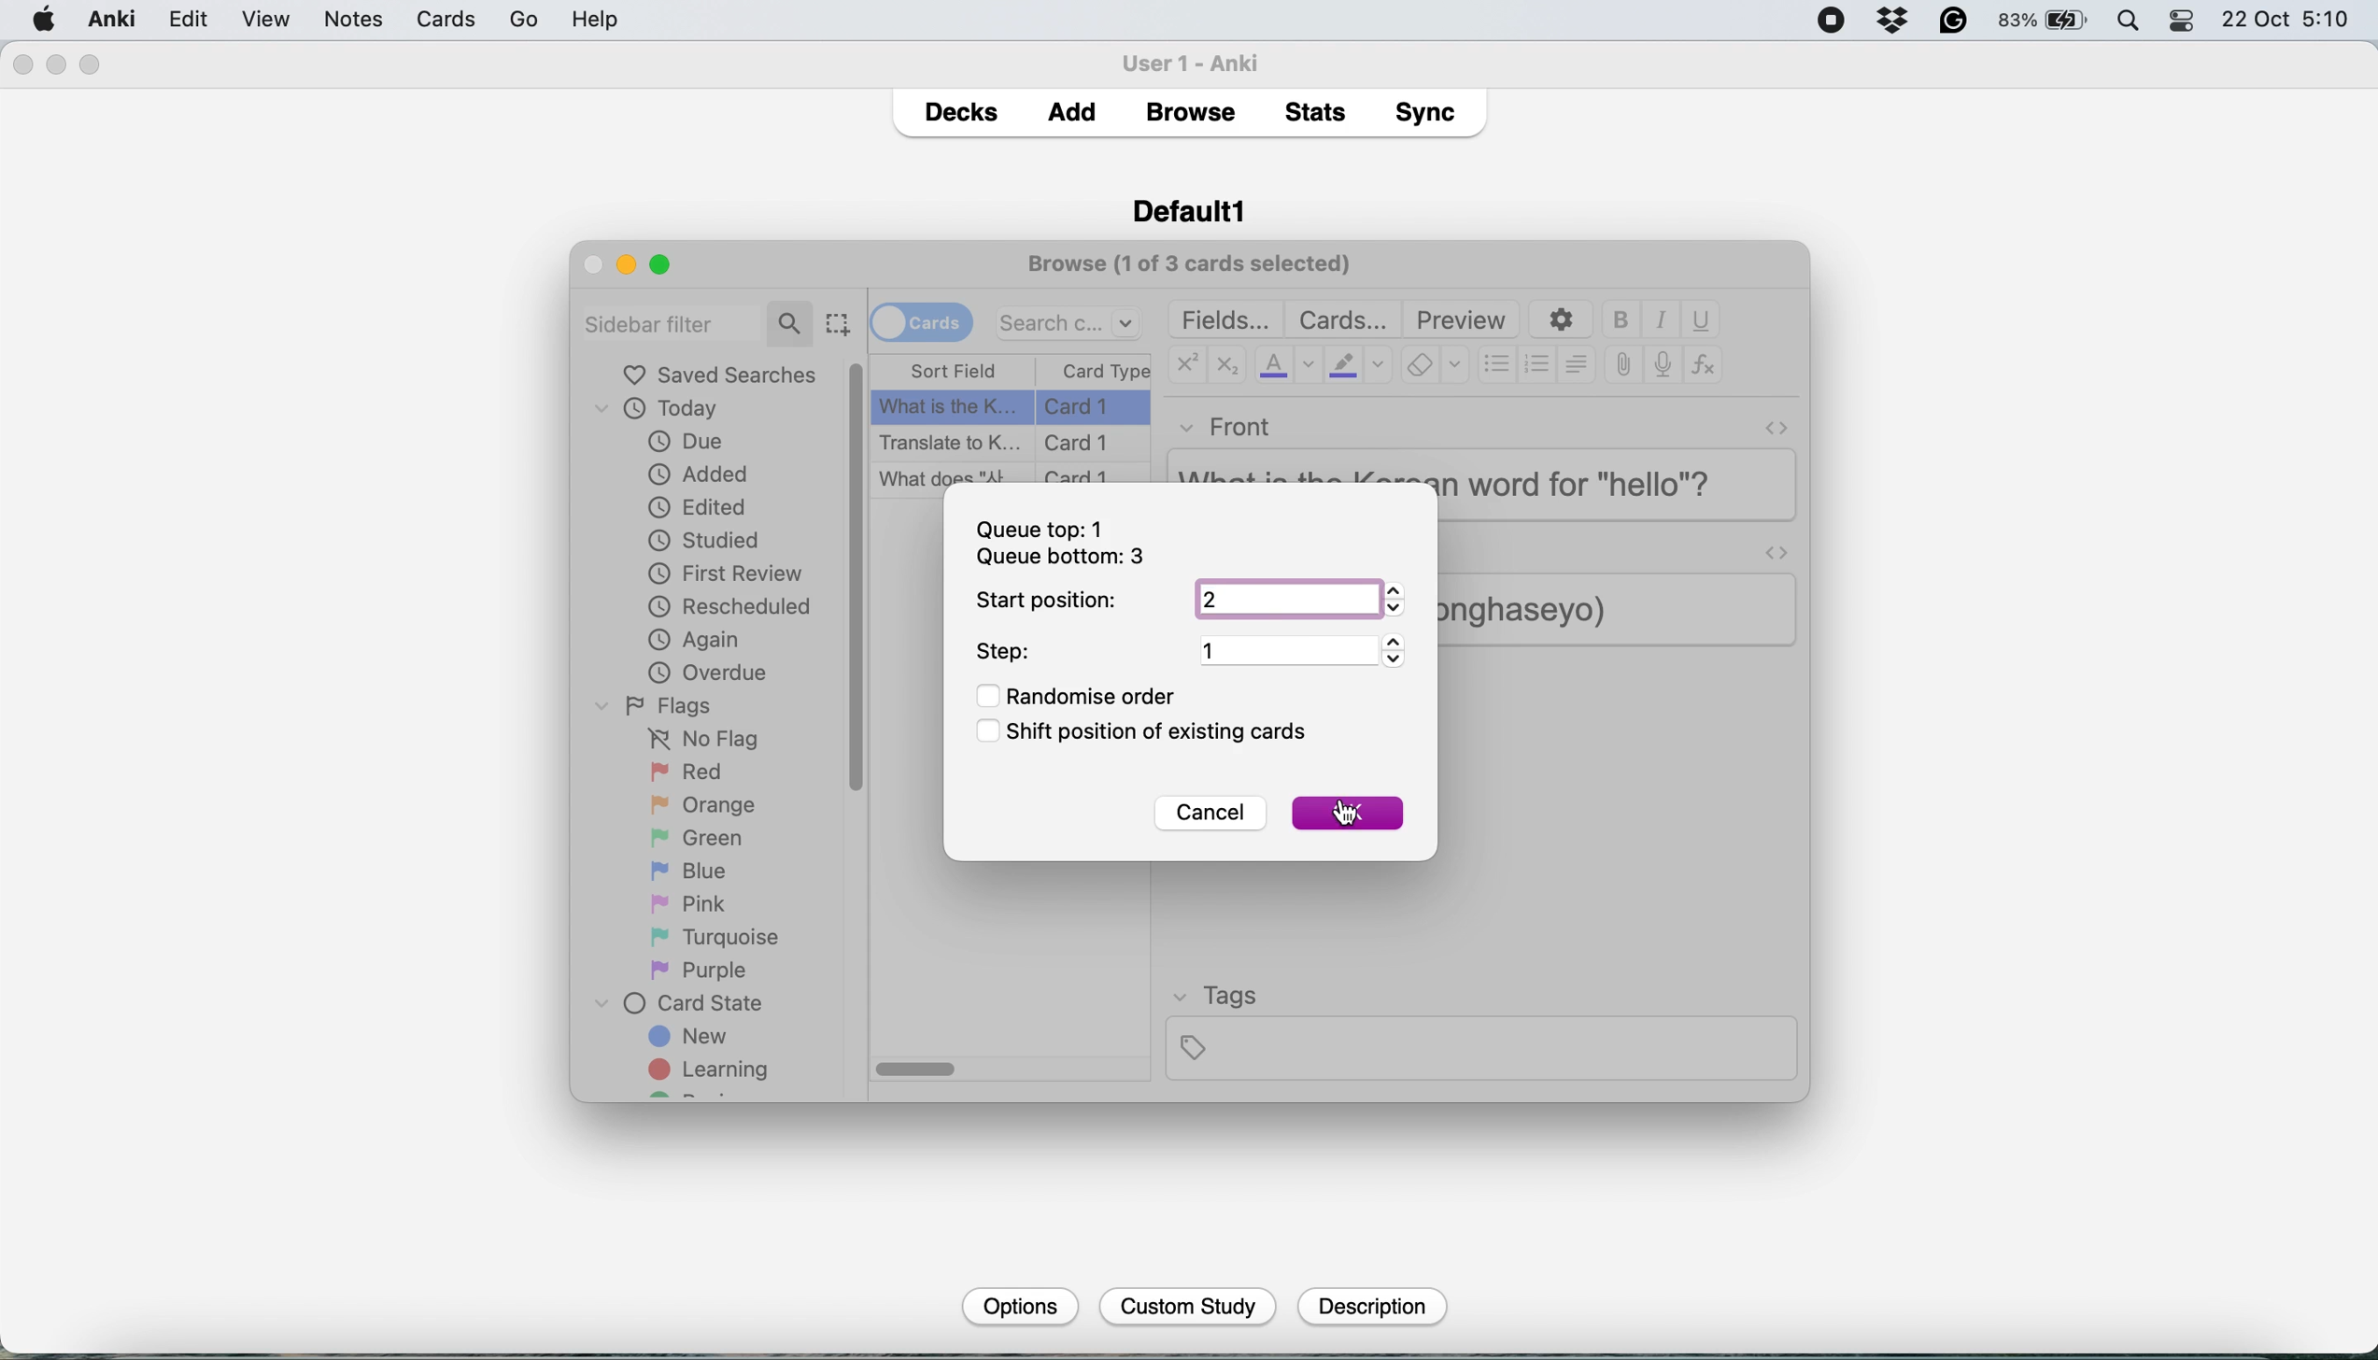 This screenshot has width=2378, height=1360. Describe the element at coordinates (1623, 366) in the screenshot. I see `attachment` at that location.